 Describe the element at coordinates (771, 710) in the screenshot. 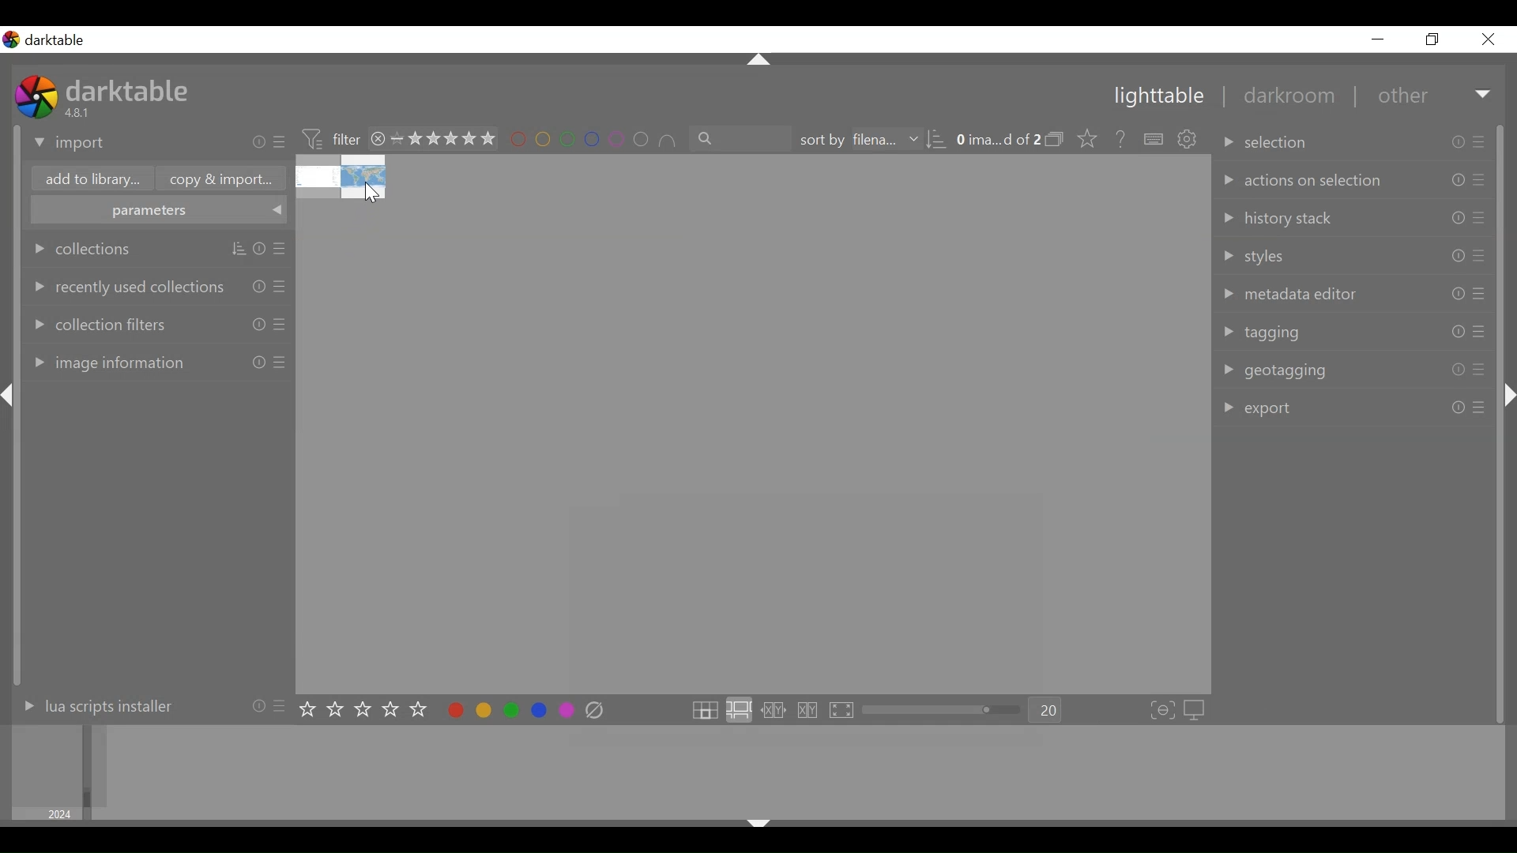

I see `click to enter culling layout in fixed mode` at that location.